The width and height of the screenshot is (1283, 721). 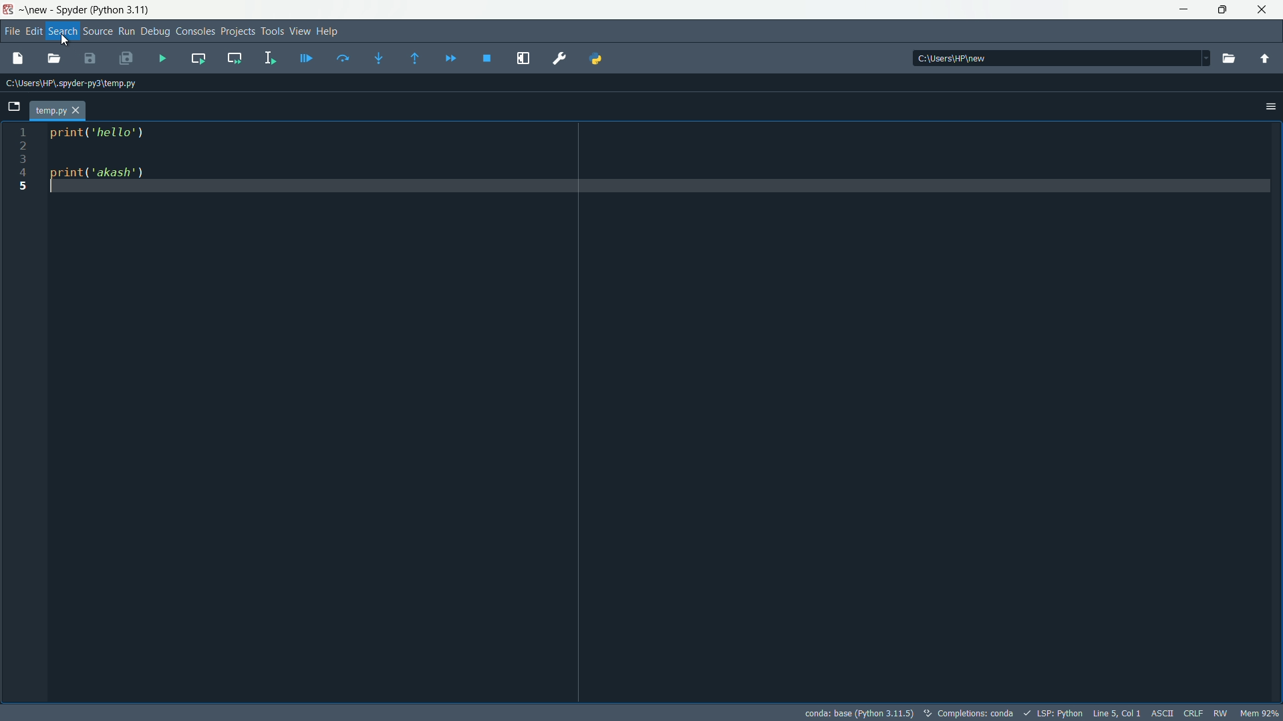 I want to click on run file, so click(x=162, y=59).